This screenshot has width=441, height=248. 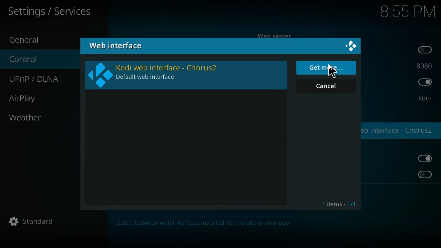 What do you see at coordinates (35, 222) in the screenshot?
I see `standard` at bounding box center [35, 222].